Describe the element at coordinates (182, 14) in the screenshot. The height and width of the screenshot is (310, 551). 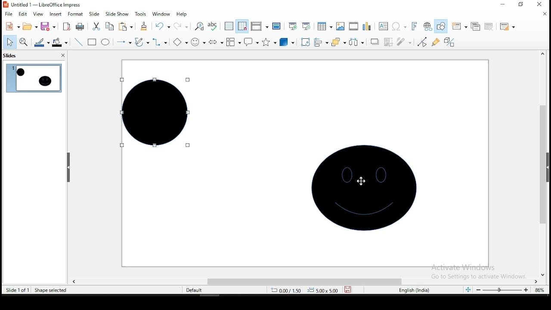
I see `help` at that location.